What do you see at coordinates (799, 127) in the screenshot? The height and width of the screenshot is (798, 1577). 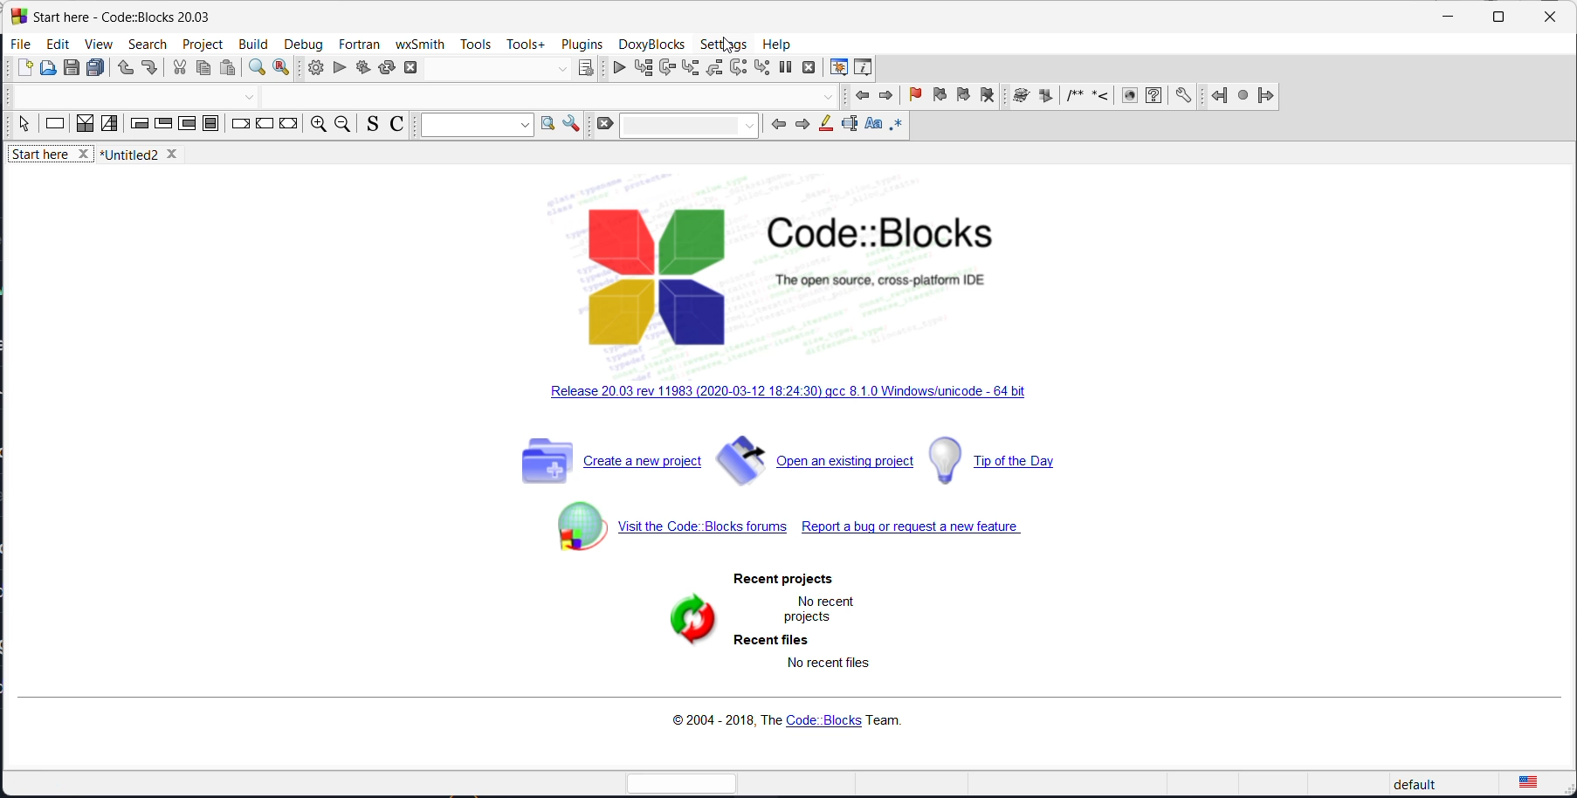 I see `next` at bounding box center [799, 127].